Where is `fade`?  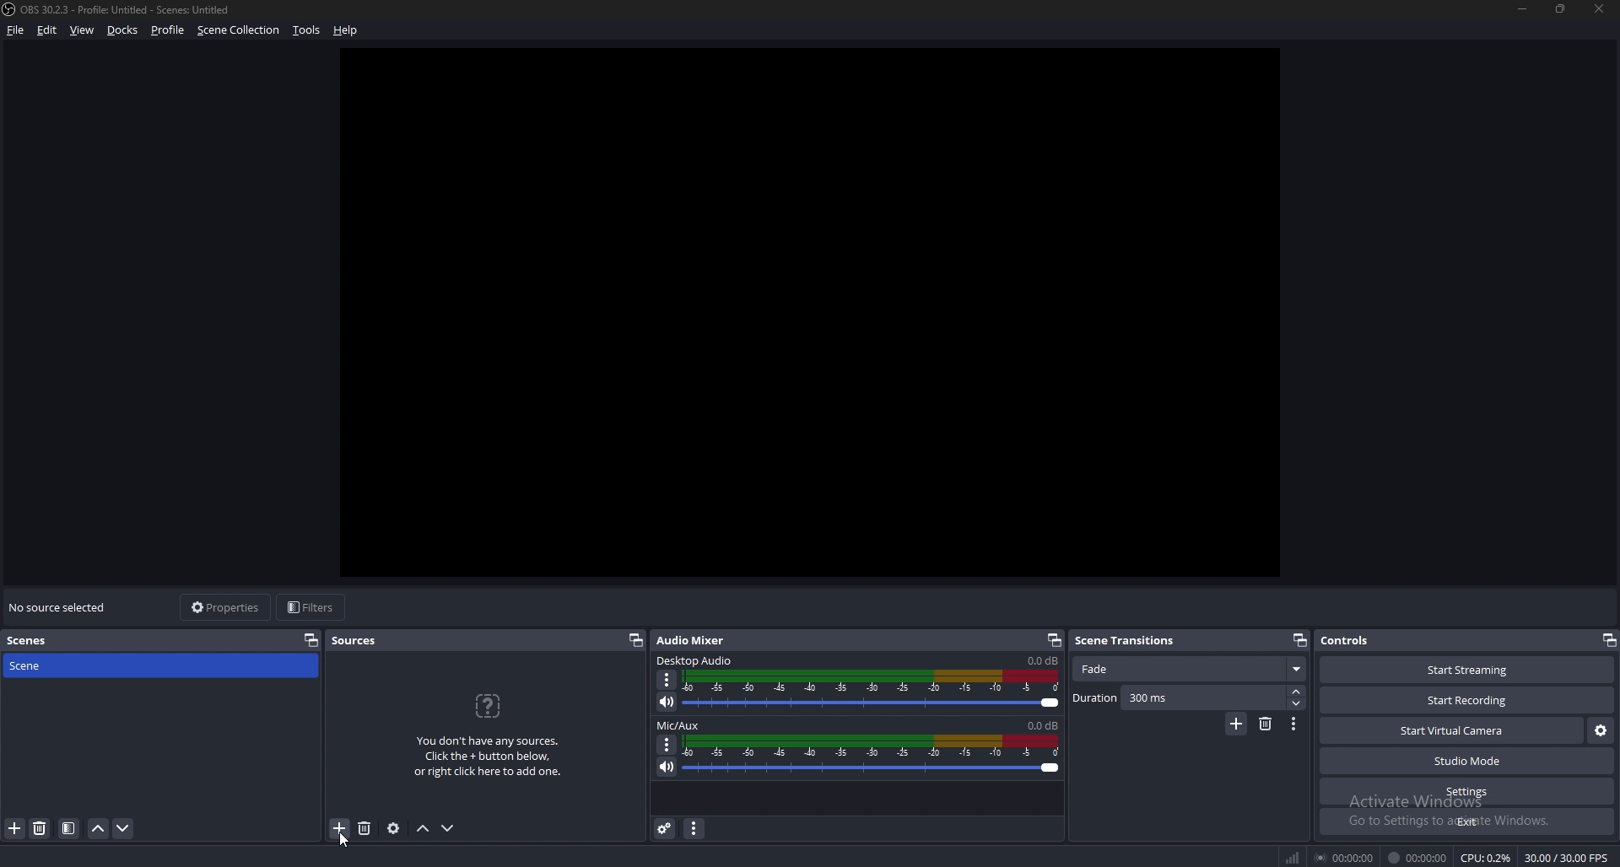 fade is located at coordinates (1191, 670).